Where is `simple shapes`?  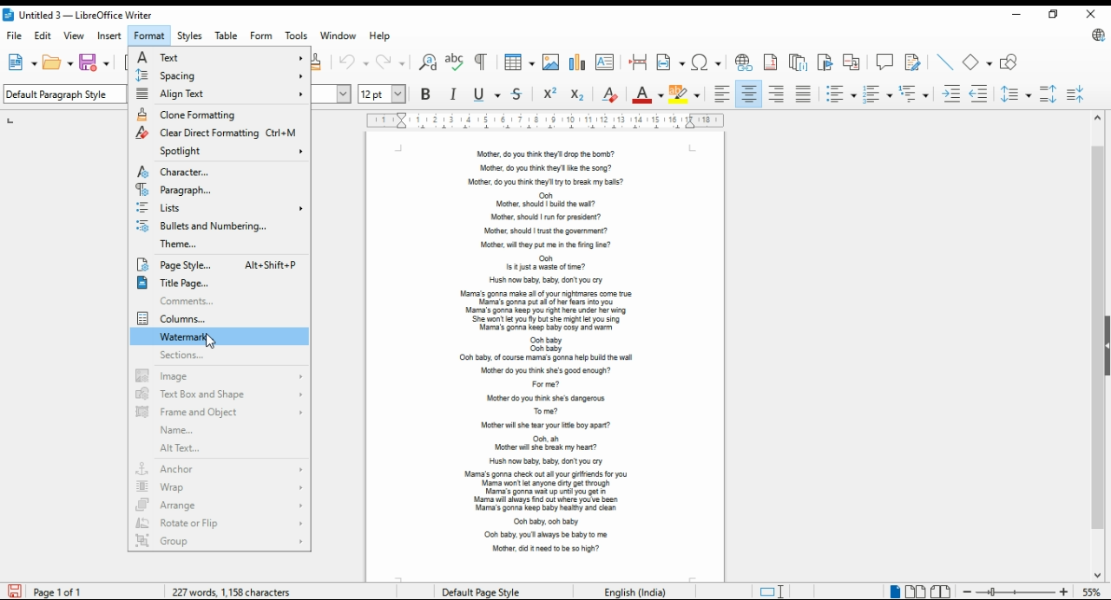 simple shapes is located at coordinates (976, 62).